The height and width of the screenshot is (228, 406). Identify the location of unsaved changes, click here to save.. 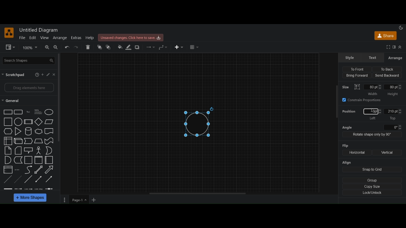
(132, 38).